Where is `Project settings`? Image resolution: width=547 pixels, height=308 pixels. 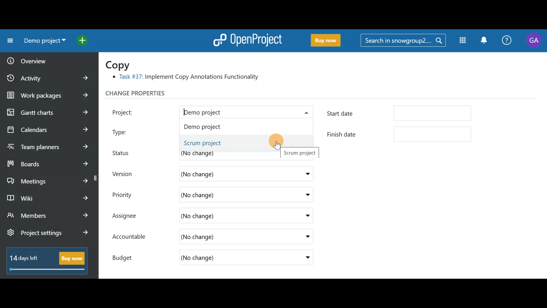 Project settings is located at coordinates (48, 236).